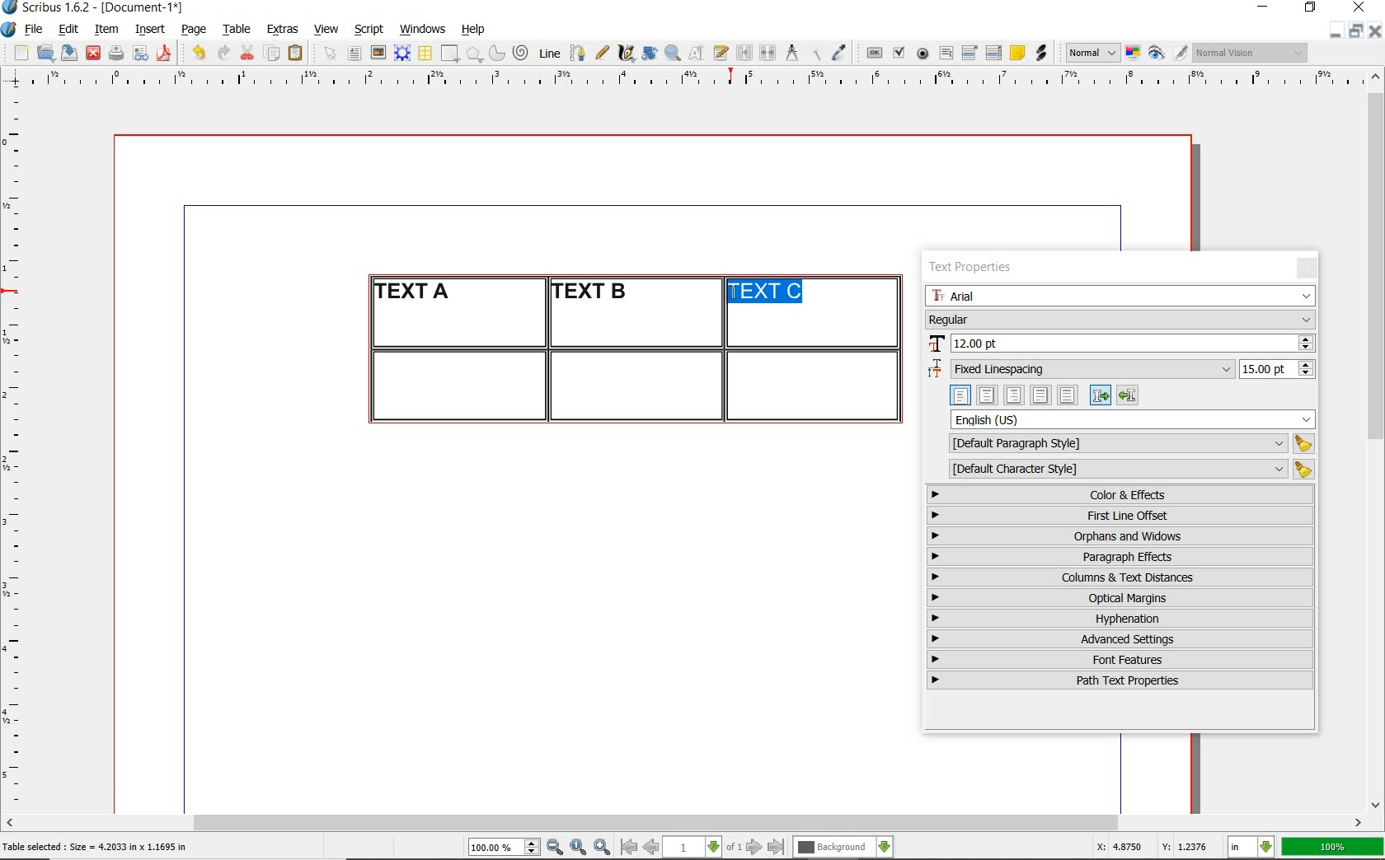 Image resolution: width=1385 pixels, height=860 pixels. What do you see at coordinates (222, 51) in the screenshot?
I see `redo` at bounding box center [222, 51].